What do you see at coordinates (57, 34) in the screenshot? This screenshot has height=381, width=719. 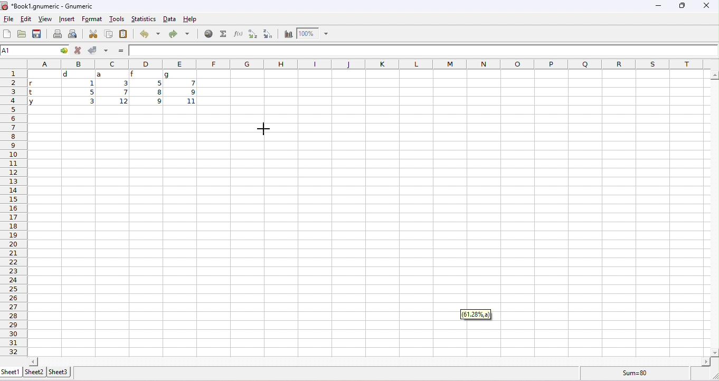 I see `print` at bounding box center [57, 34].